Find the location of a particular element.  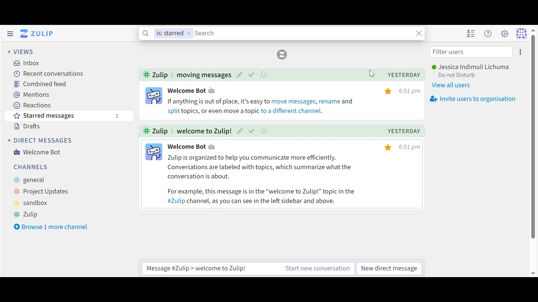

yesterday is located at coordinates (404, 75).